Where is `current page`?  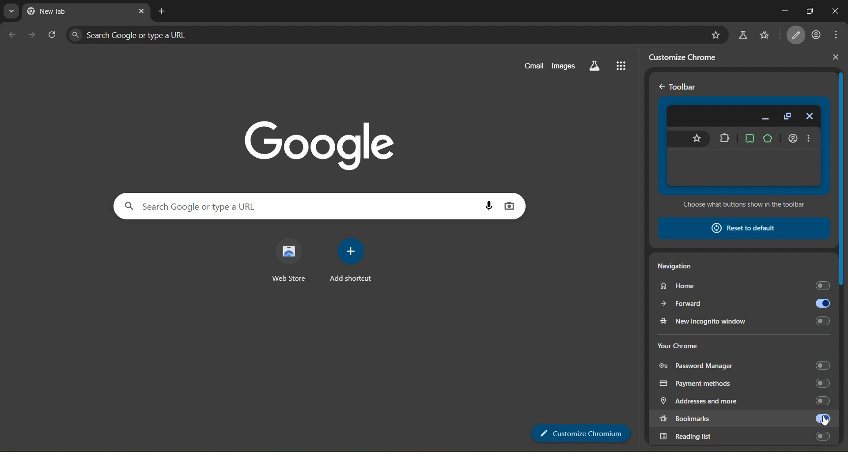 current page is located at coordinates (76, 11).